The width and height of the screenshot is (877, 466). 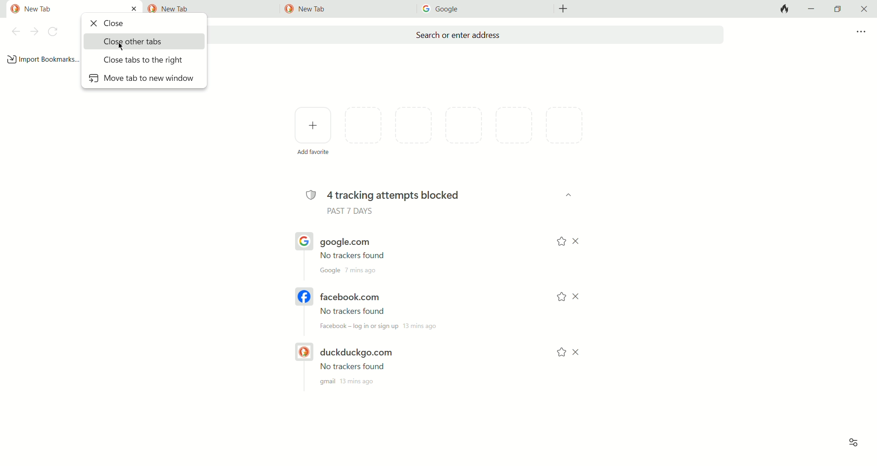 What do you see at coordinates (143, 79) in the screenshot?
I see `move tab to new window` at bounding box center [143, 79].